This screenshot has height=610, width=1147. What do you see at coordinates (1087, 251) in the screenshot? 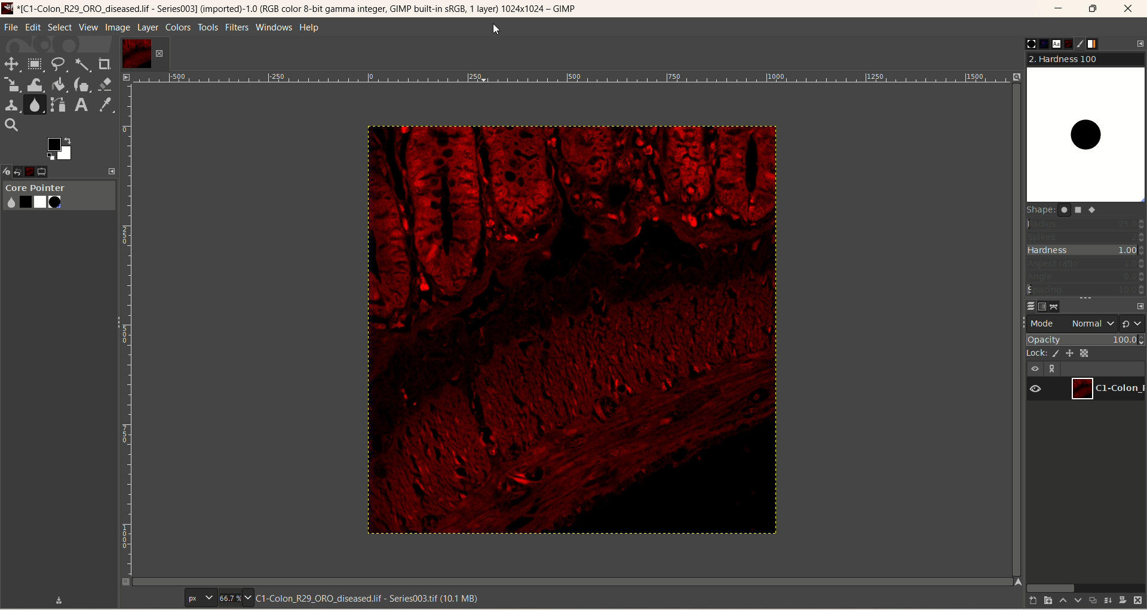
I see `hardness` at bounding box center [1087, 251].